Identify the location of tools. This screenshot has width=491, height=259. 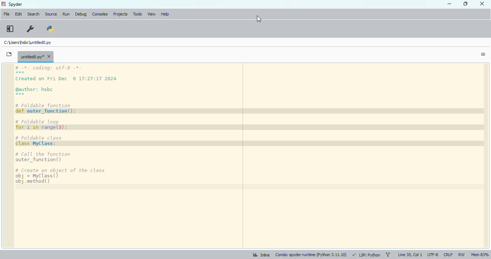
(137, 14).